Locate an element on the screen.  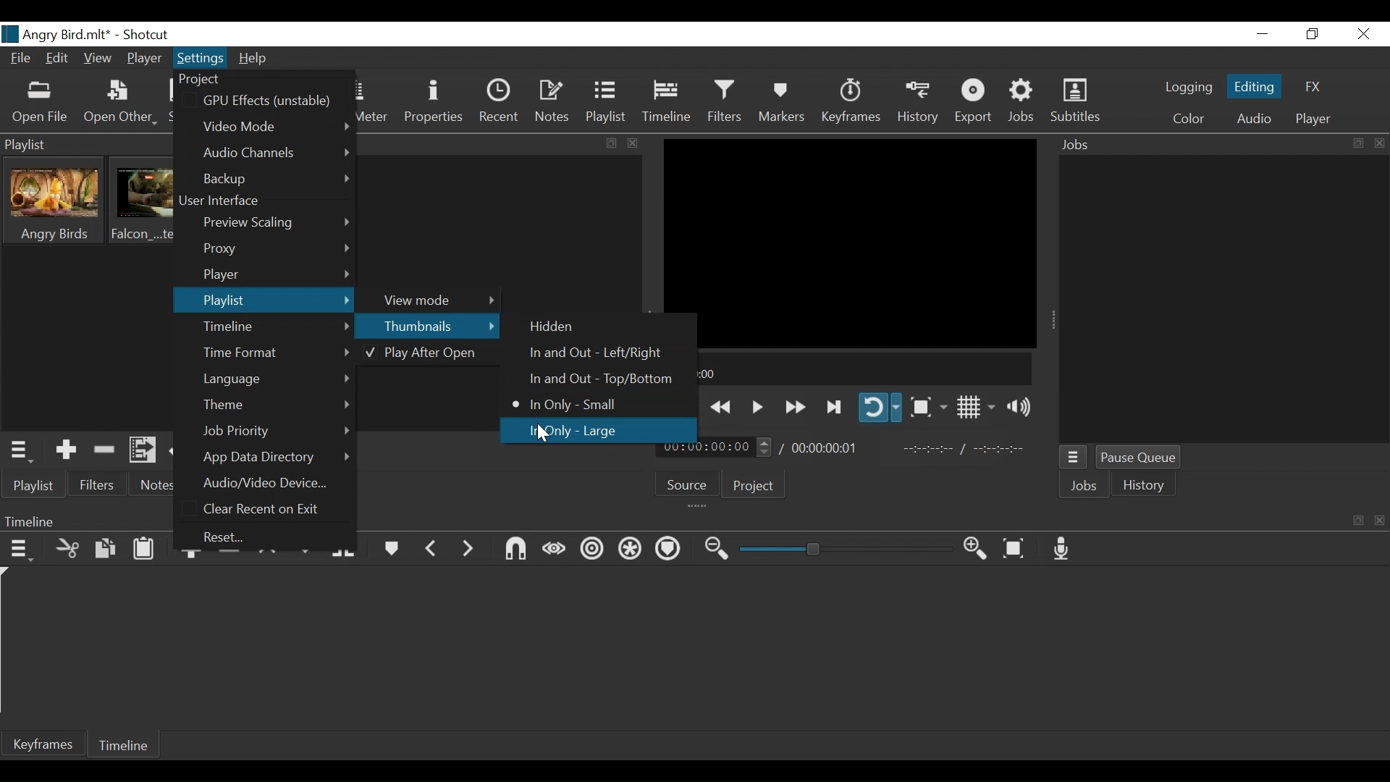
Play forward quickly is located at coordinates (796, 408).